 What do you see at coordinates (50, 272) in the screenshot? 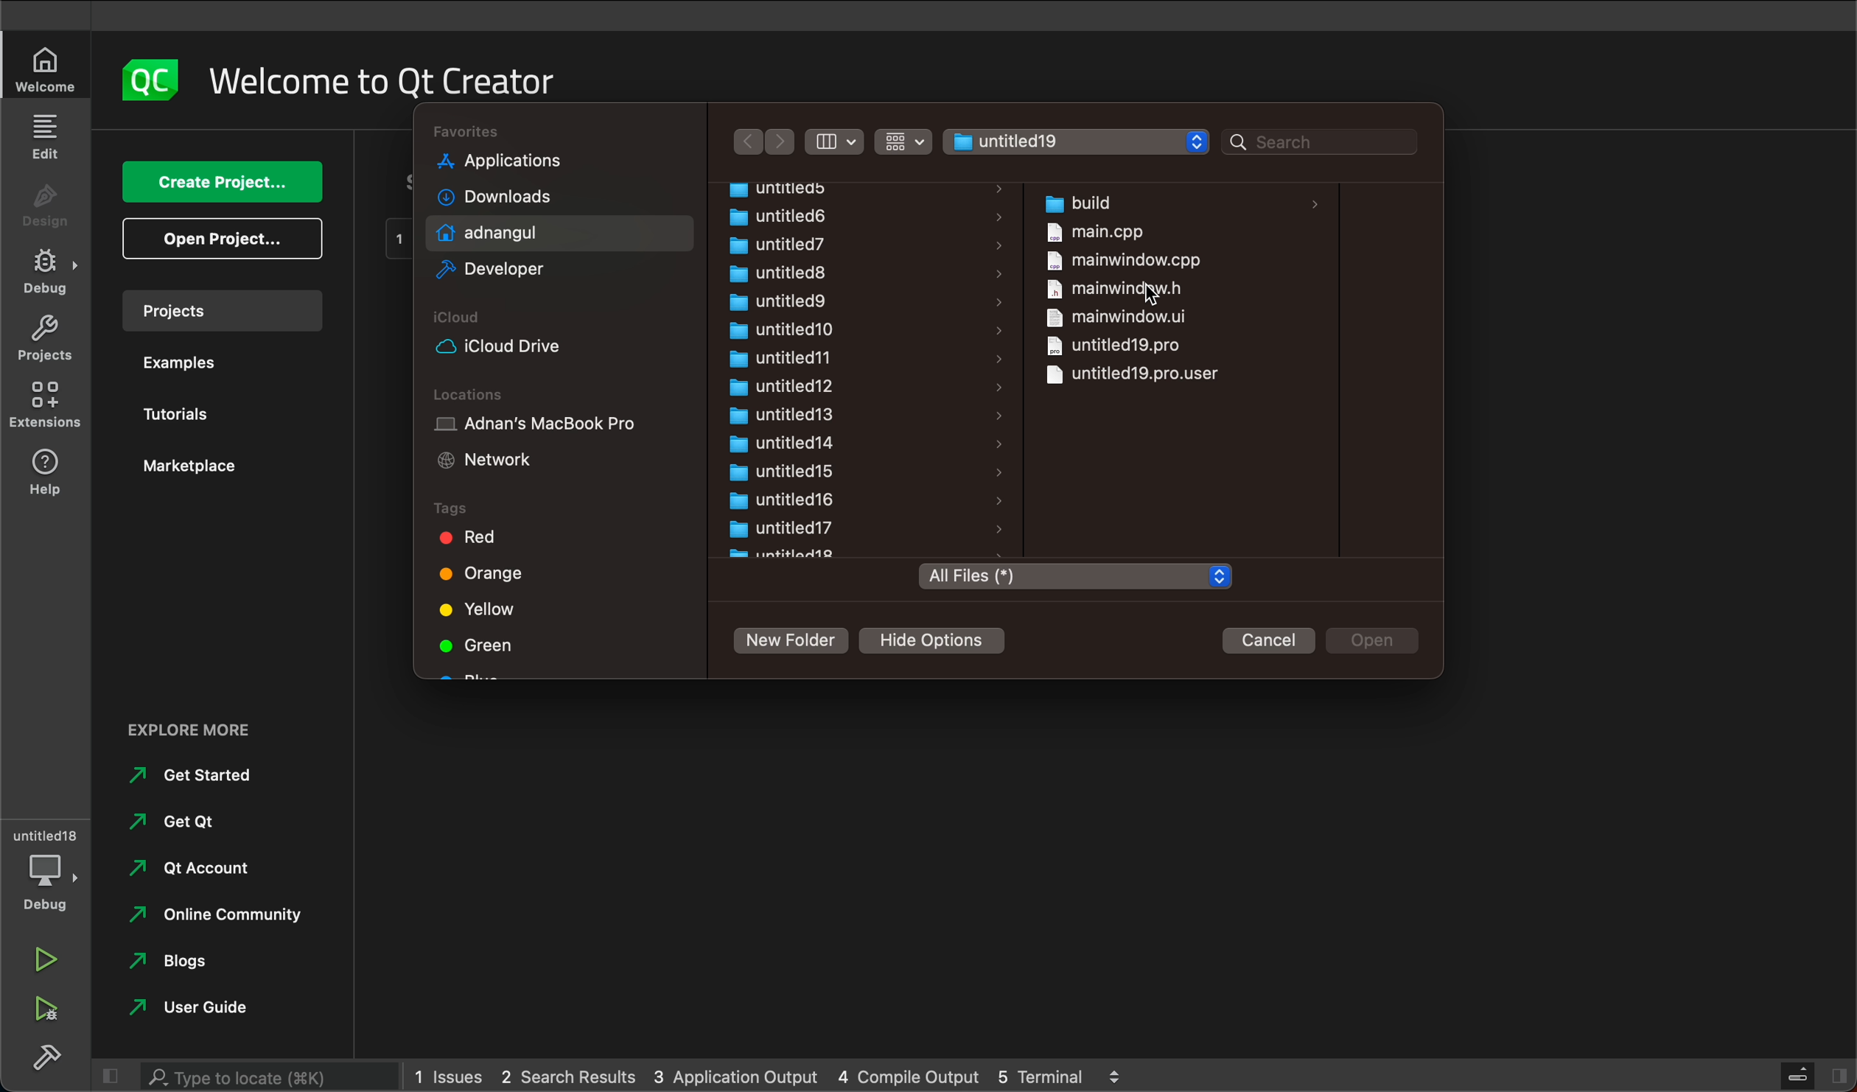
I see `debug` at bounding box center [50, 272].